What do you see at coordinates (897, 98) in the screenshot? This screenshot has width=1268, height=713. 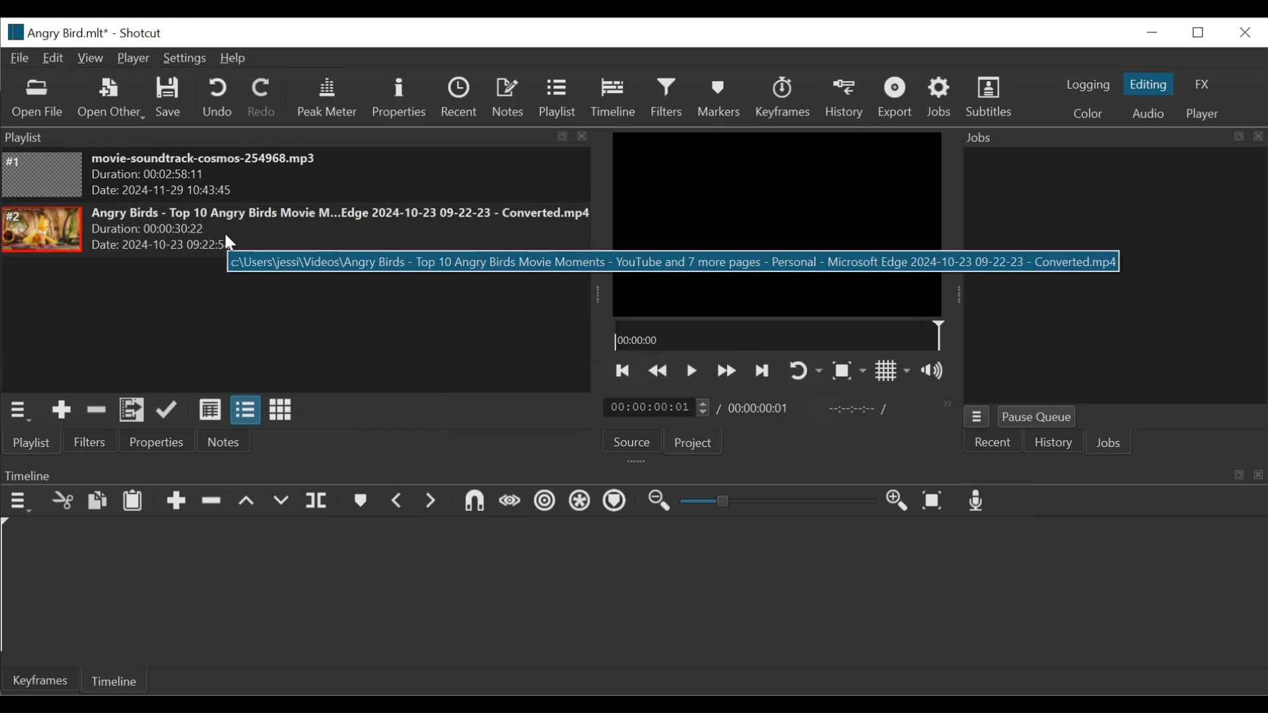 I see `Exort` at bounding box center [897, 98].